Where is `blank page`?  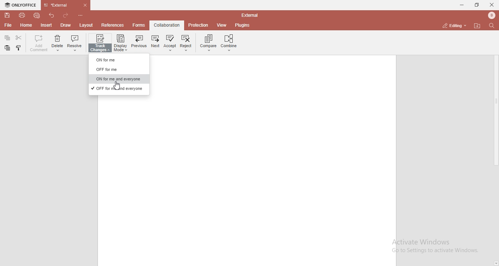 blank page is located at coordinates (246, 181).